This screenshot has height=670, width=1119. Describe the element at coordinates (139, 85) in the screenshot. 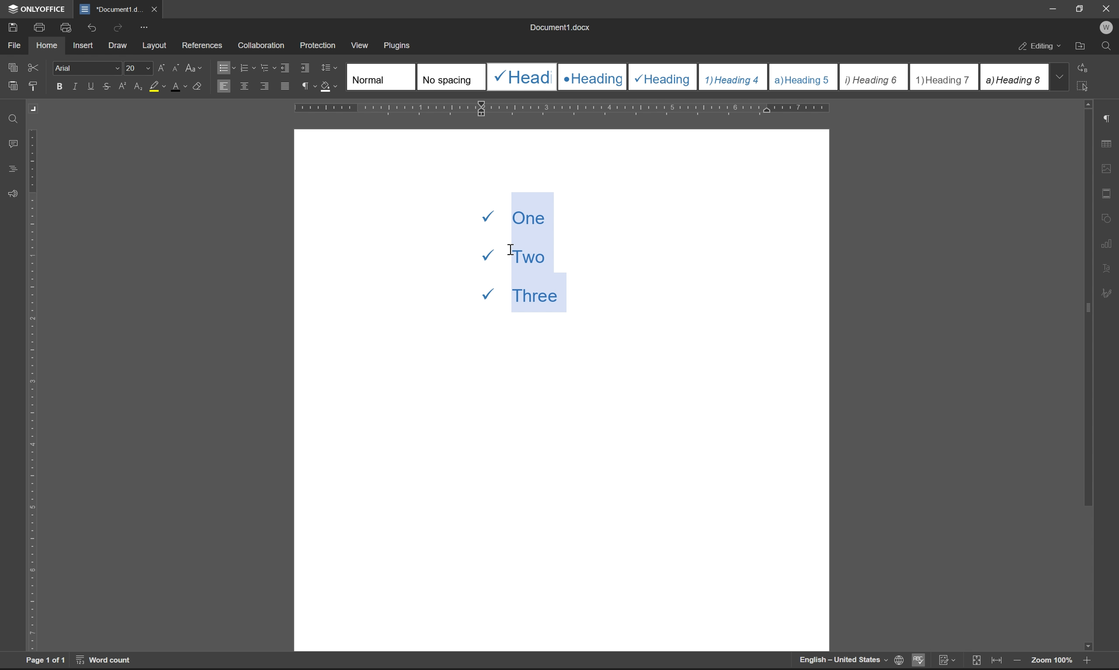

I see `subscript` at that location.